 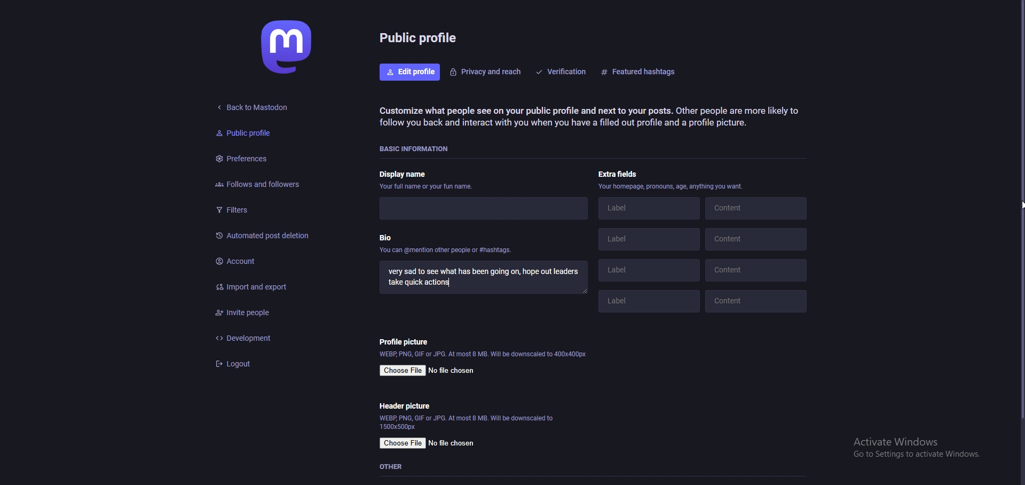 What do you see at coordinates (270, 261) in the screenshot?
I see `account` at bounding box center [270, 261].